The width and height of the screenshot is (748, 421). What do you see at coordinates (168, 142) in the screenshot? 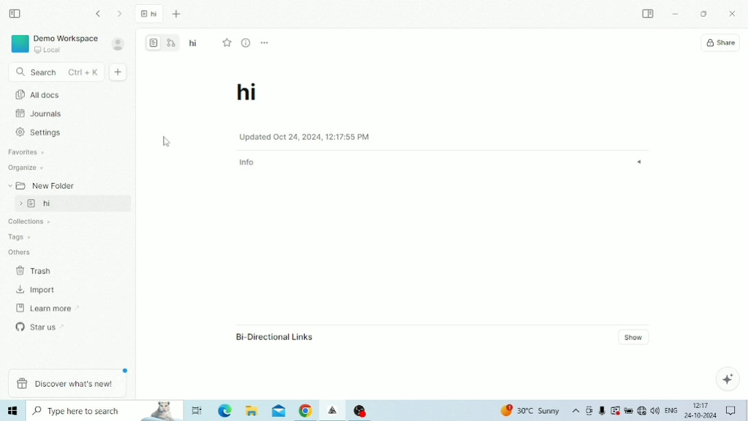
I see `Cursor` at bounding box center [168, 142].